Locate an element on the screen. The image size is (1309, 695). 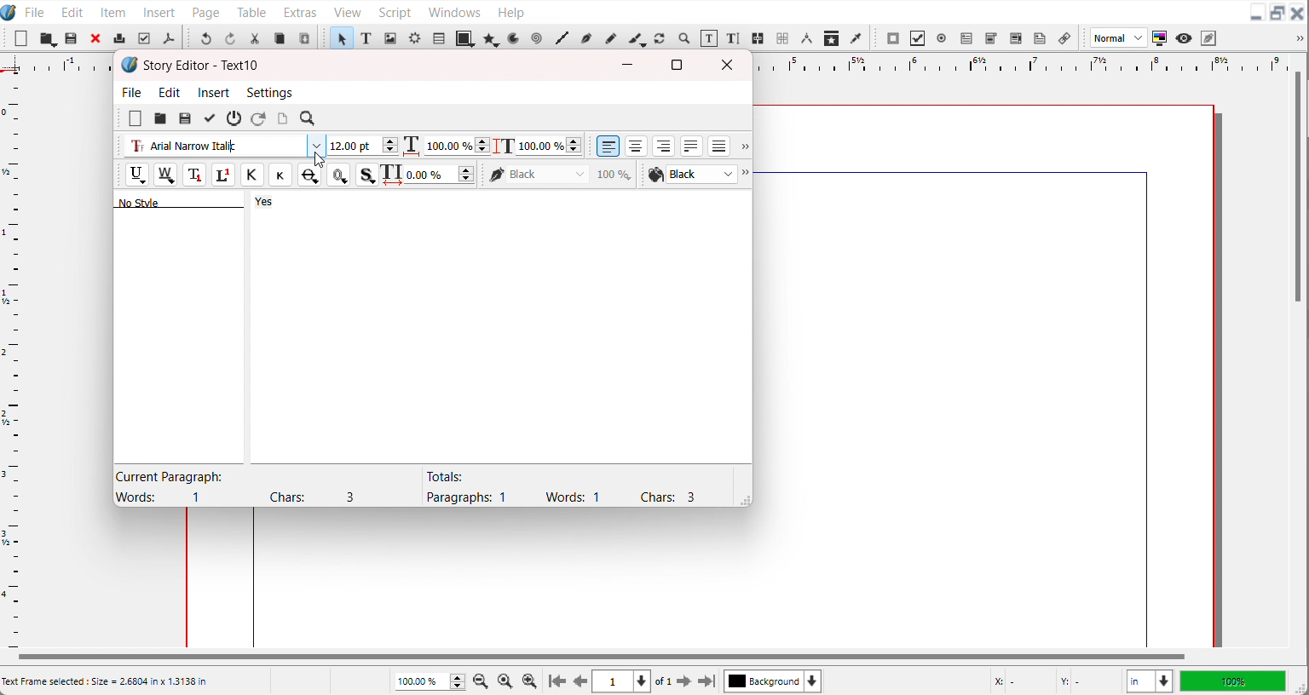
Drop down box is located at coordinates (1297, 38).